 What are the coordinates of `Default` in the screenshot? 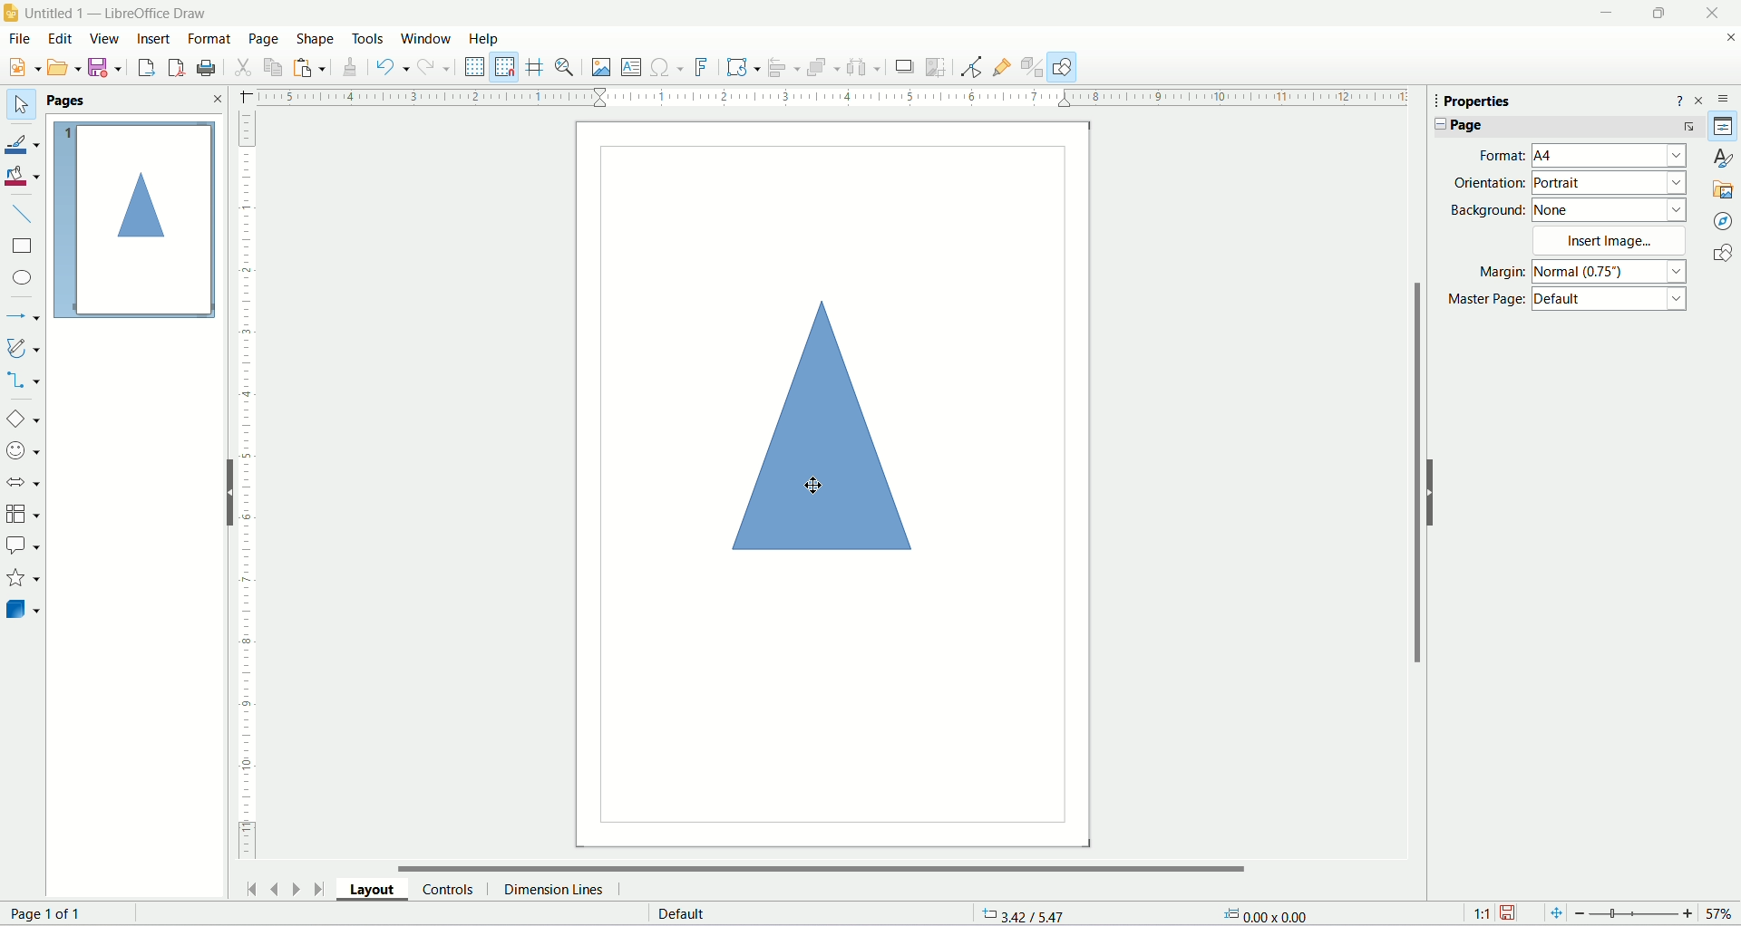 It's located at (1610, 299).